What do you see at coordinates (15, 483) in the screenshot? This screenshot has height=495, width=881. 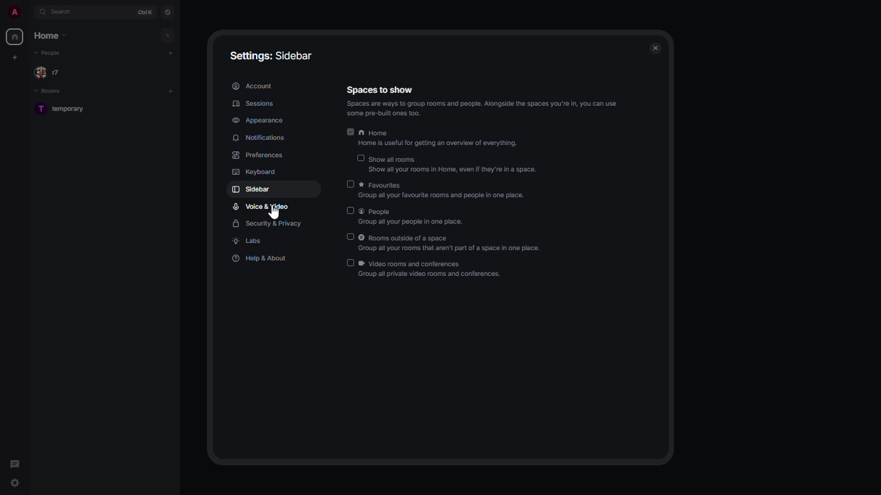 I see `quick settings` at bounding box center [15, 483].